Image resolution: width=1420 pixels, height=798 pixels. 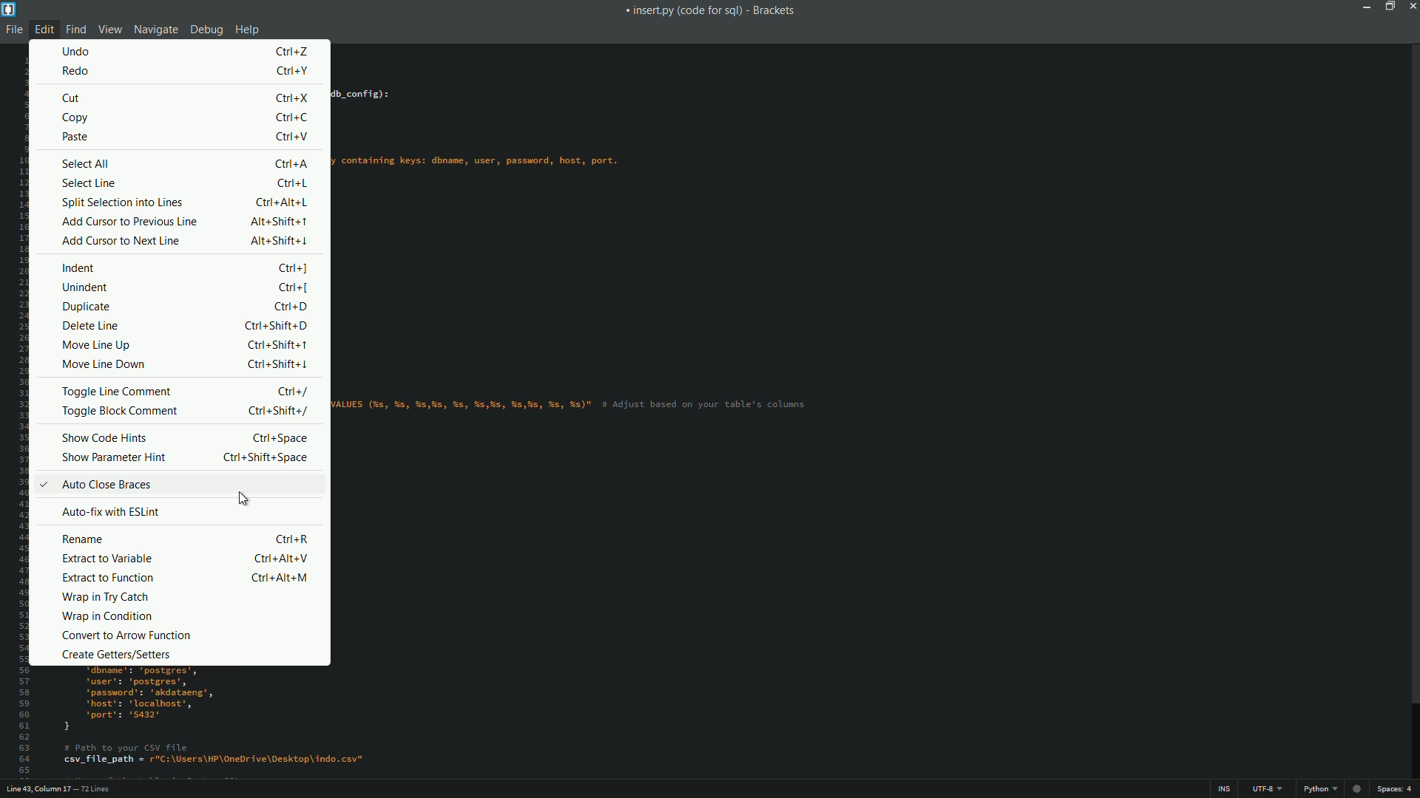 I want to click on keyboard shortcut, so click(x=292, y=138).